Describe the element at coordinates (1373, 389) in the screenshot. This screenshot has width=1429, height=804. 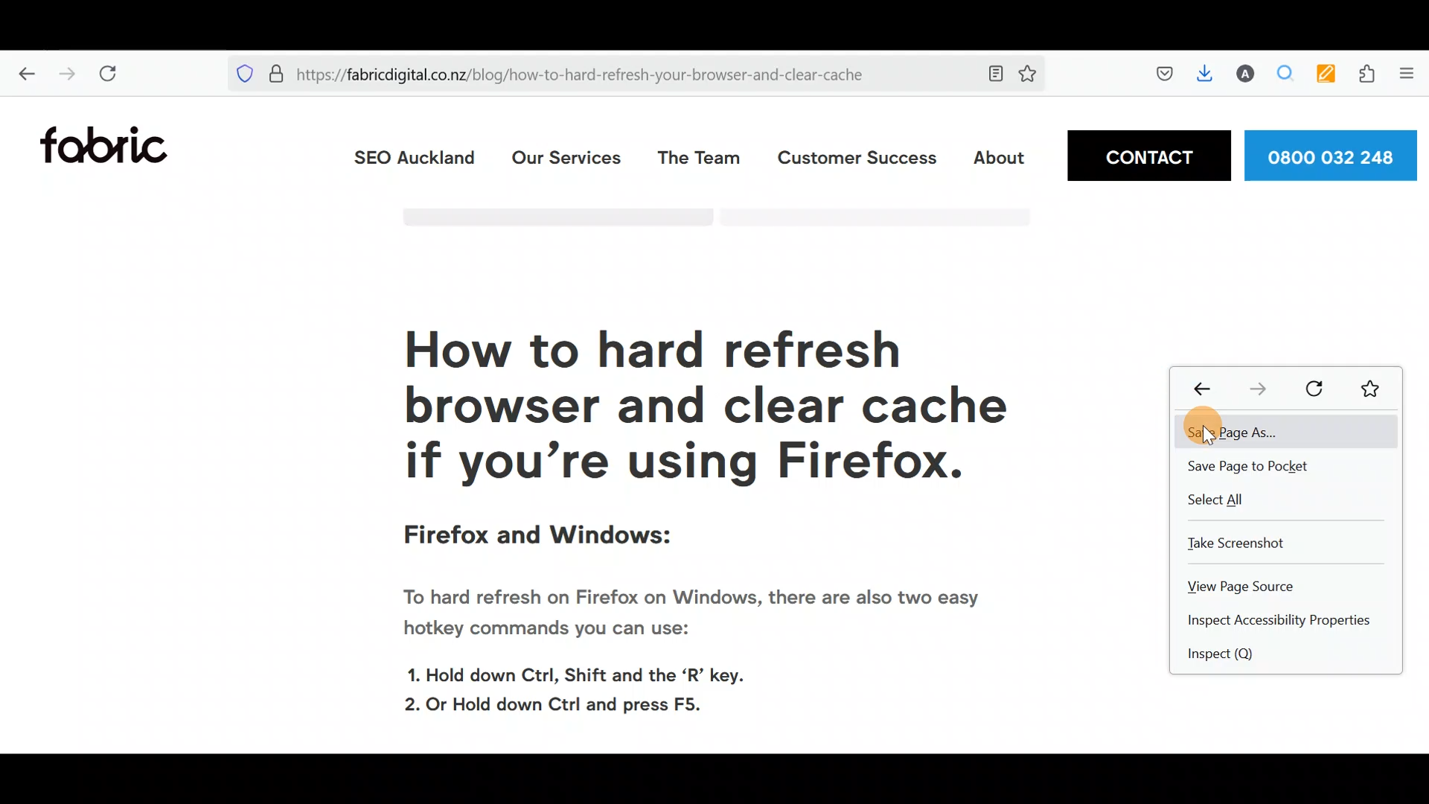
I see `Bookmark this page` at that location.